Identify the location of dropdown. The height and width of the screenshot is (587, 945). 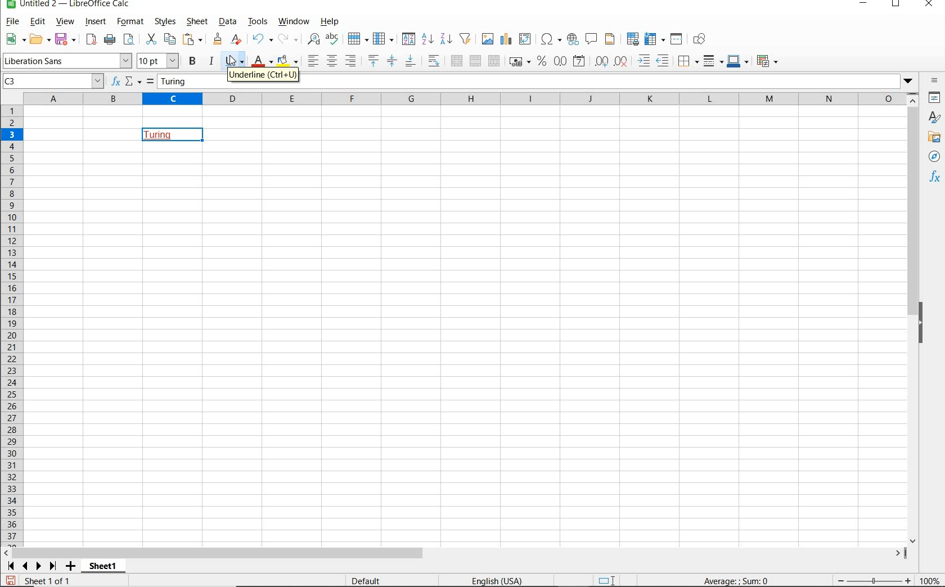
(913, 82).